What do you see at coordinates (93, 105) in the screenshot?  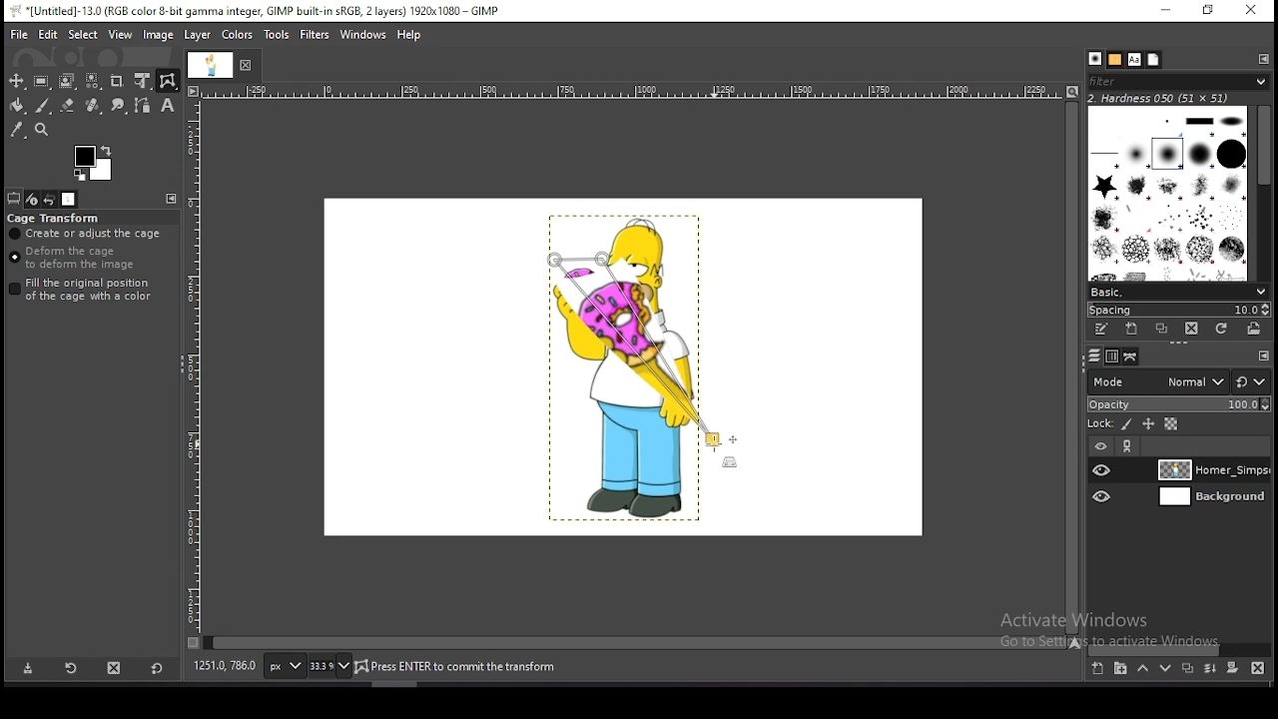 I see `healing tool` at bounding box center [93, 105].